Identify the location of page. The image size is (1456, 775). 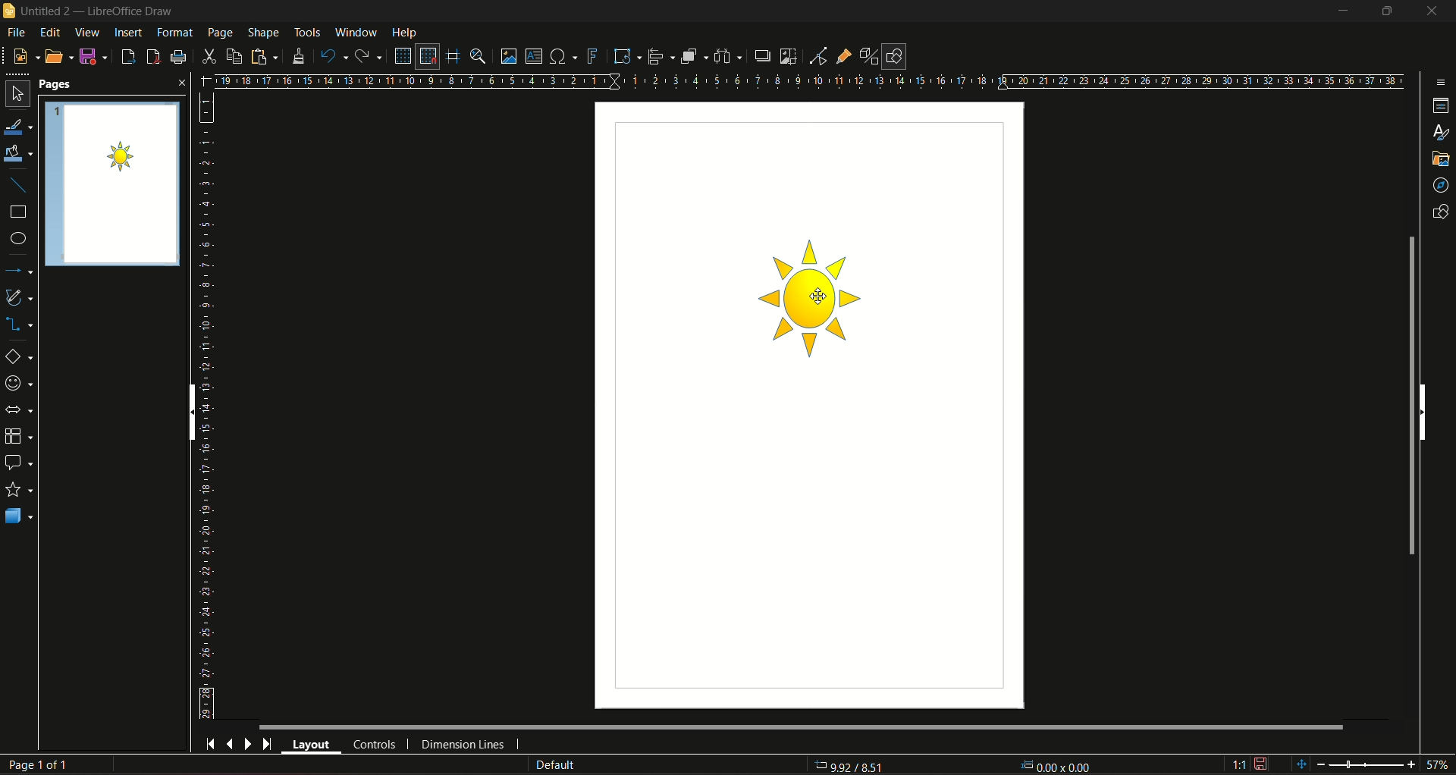
(113, 185).